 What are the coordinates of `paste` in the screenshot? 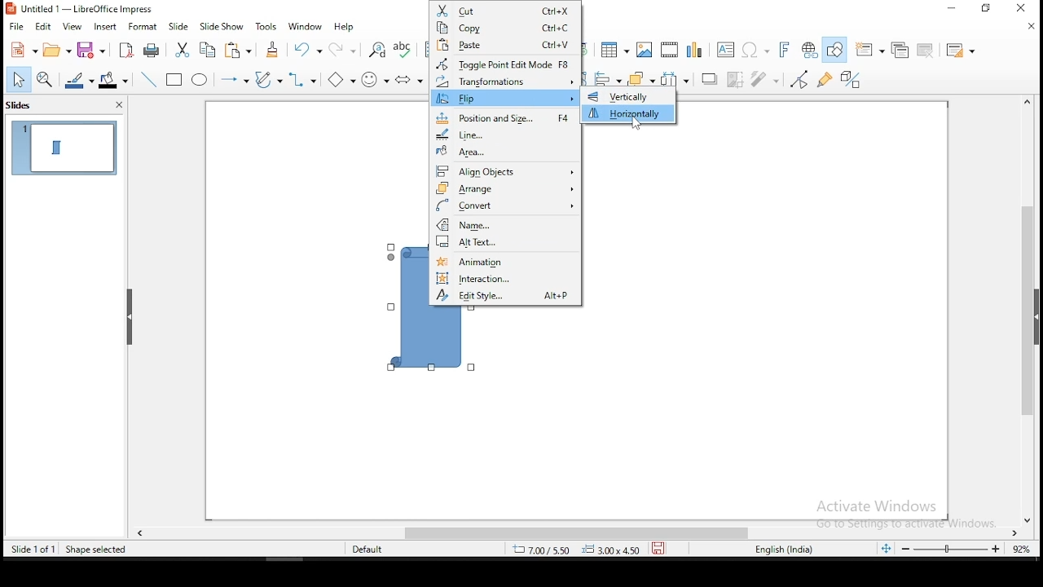 It's located at (240, 51).